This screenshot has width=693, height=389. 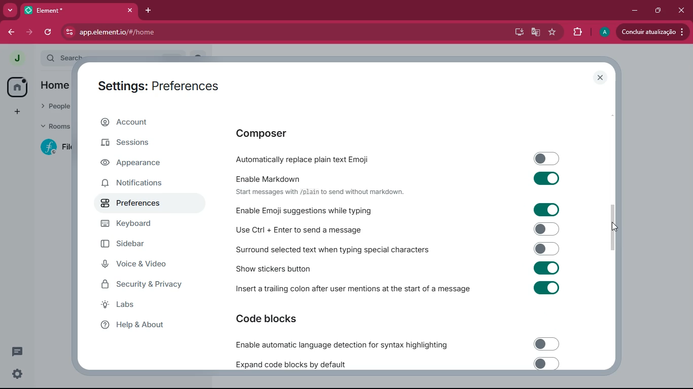 I want to click on notifications, so click(x=137, y=184).